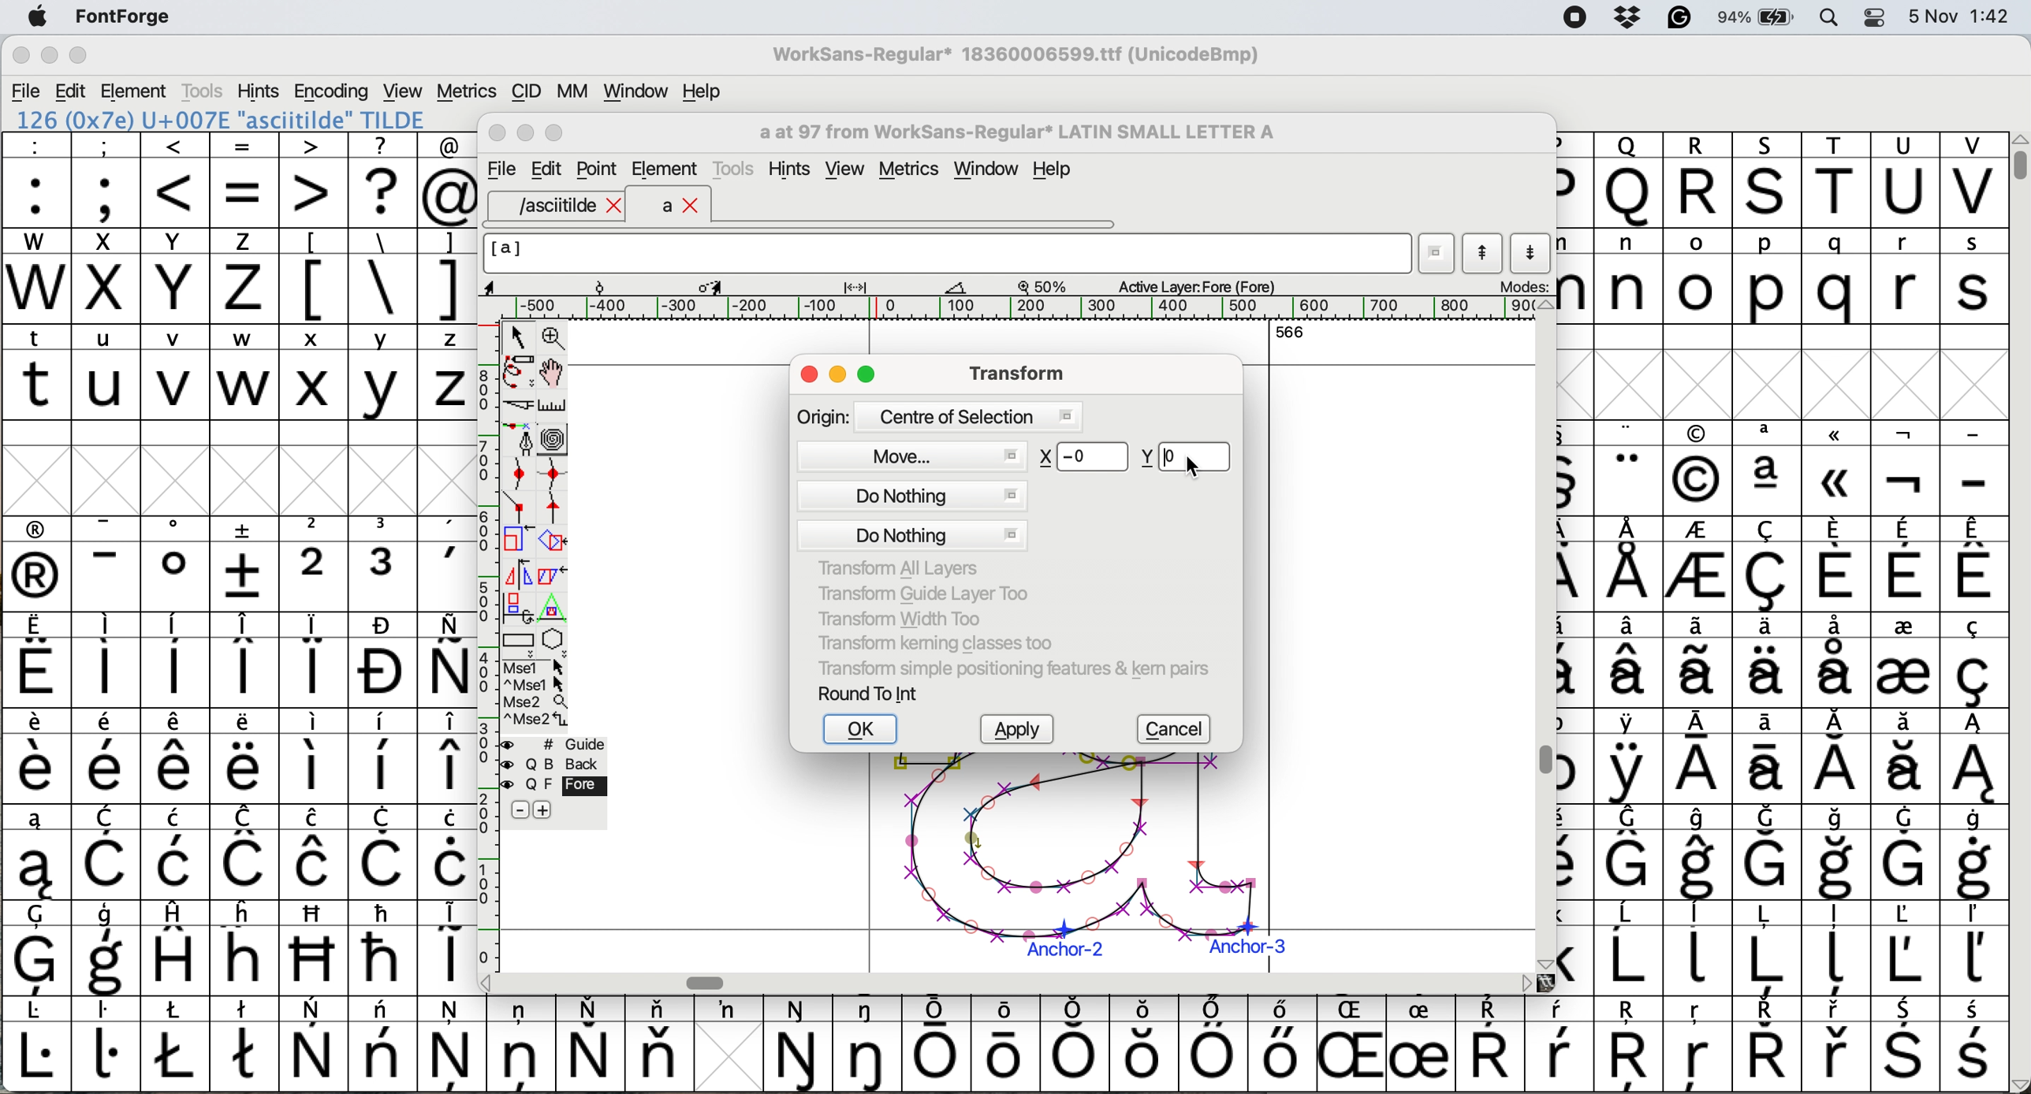 The height and width of the screenshot is (1094, 2031). I want to click on cancel, so click(1179, 730).